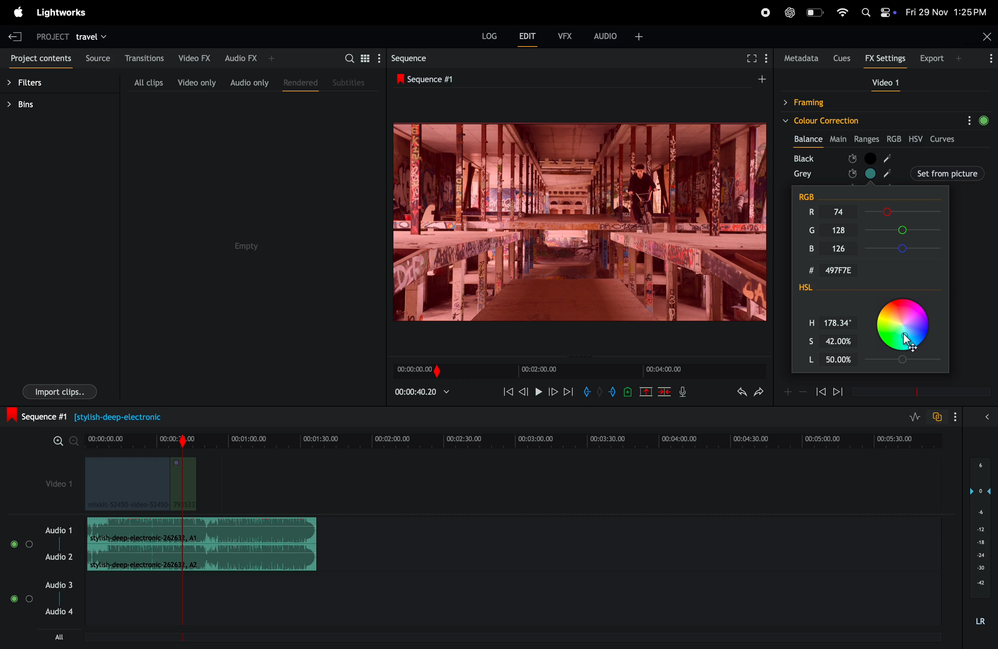 The height and width of the screenshot is (649, 998). What do you see at coordinates (986, 417) in the screenshot?
I see `expand` at bounding box center [986, 417].